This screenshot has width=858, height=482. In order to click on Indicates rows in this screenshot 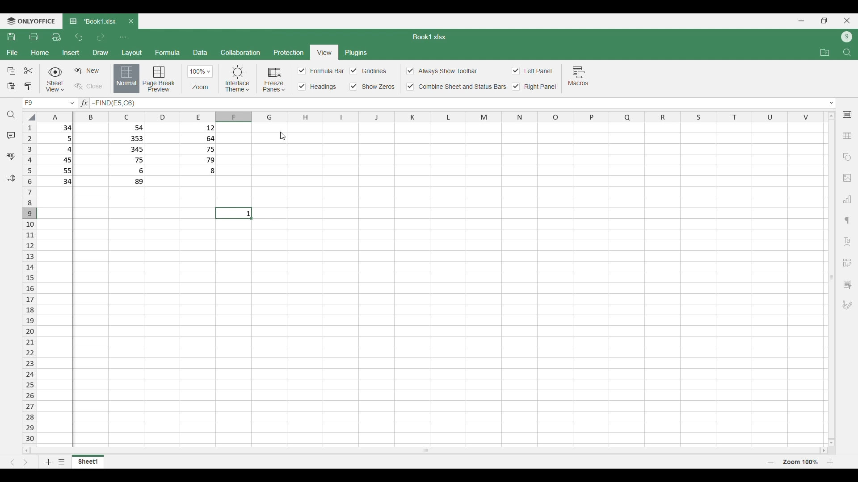, I will do `click(30, 283)`.